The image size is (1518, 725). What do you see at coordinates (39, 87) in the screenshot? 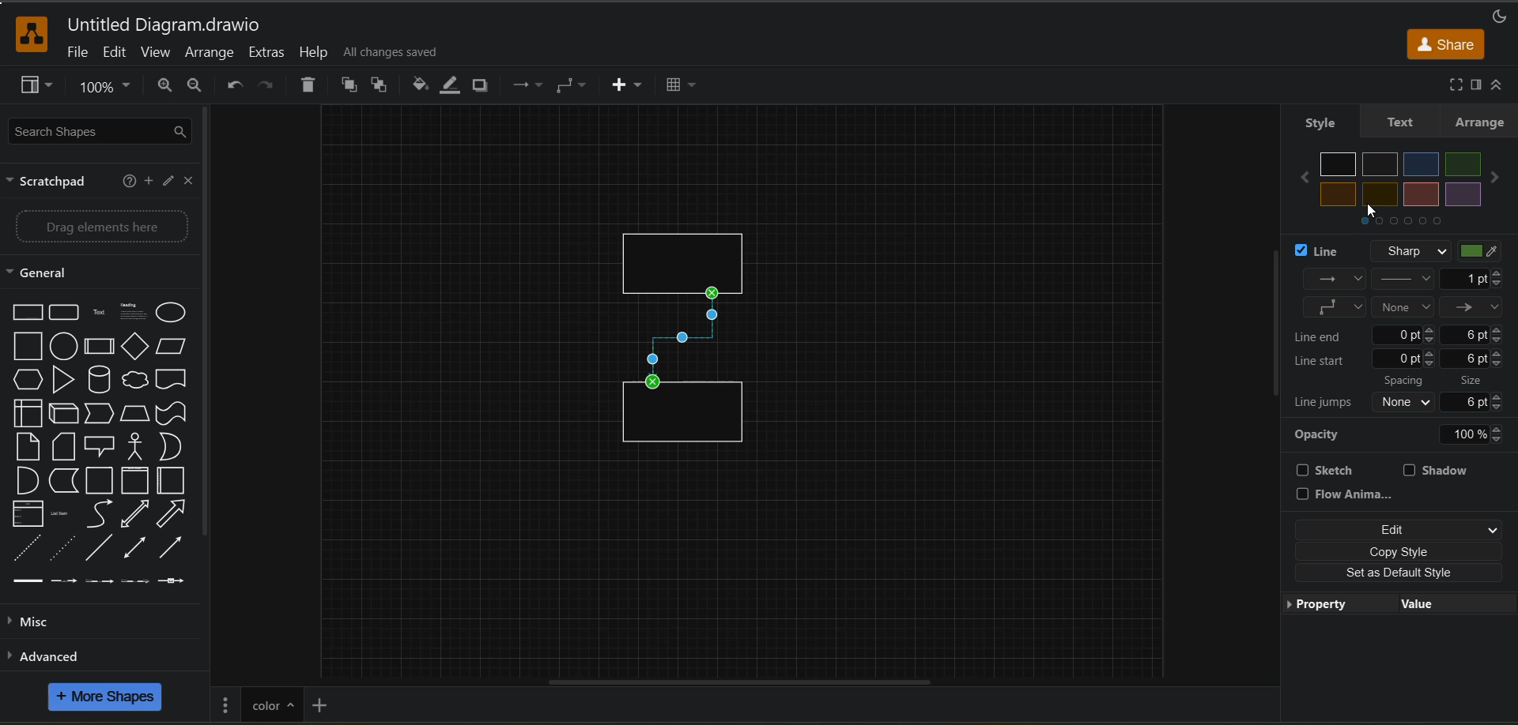
I see `view` at bounding box center [39, 87].